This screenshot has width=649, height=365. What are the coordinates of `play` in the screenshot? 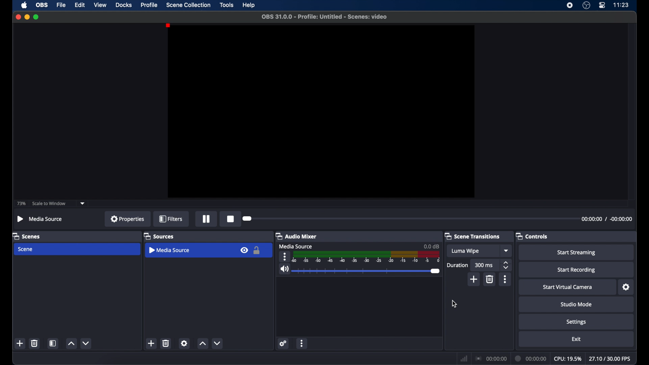 It's located at (206, 219).